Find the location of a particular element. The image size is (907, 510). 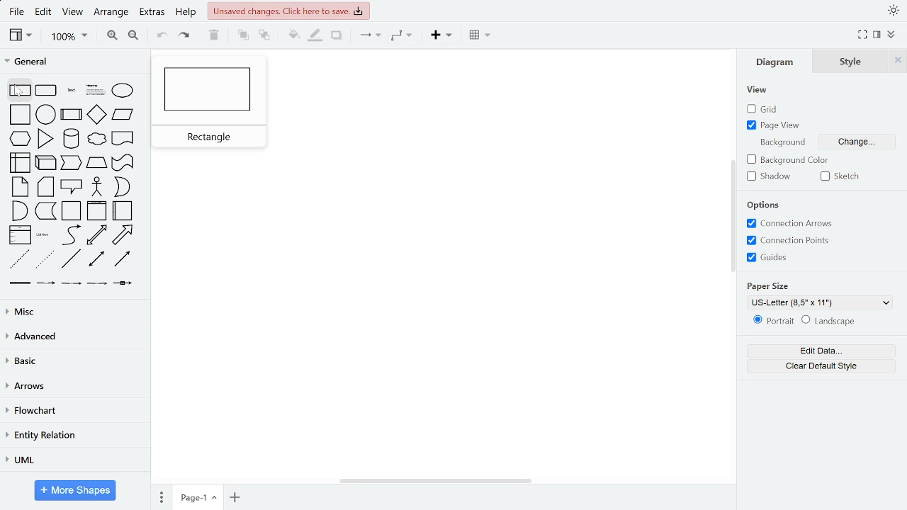

shadow is located at coordinates (337, 37).